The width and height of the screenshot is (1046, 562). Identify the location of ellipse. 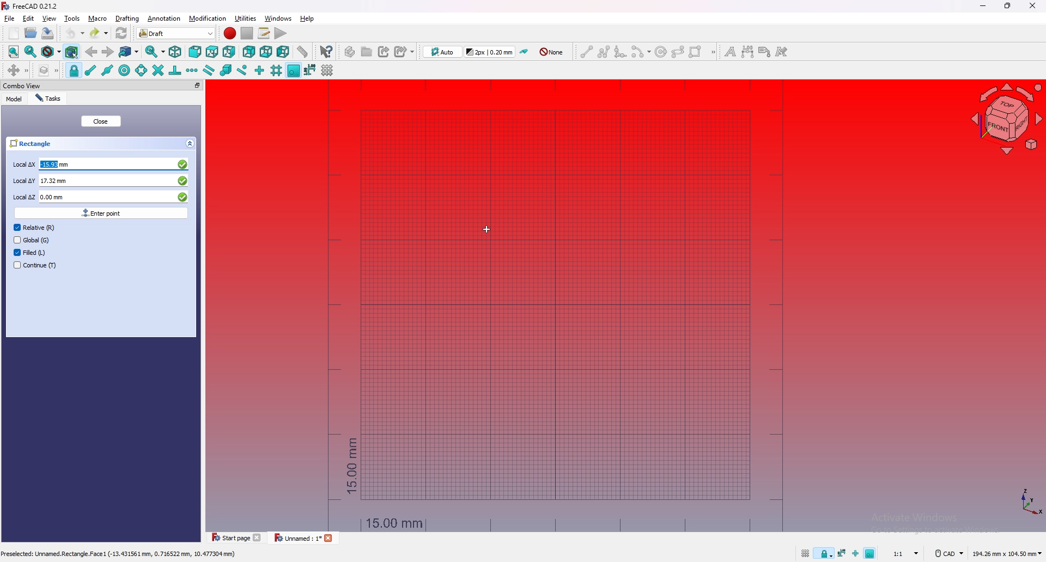
(678, 51).